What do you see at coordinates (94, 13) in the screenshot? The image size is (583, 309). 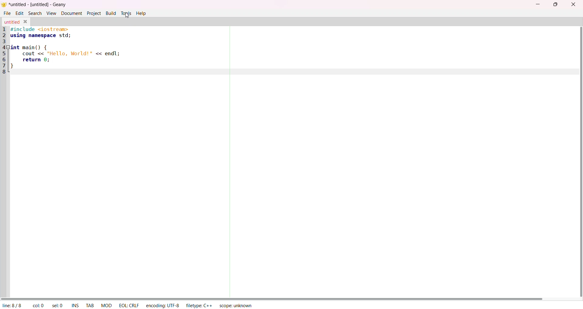 I see `Project` at bounding box center [94, 13].